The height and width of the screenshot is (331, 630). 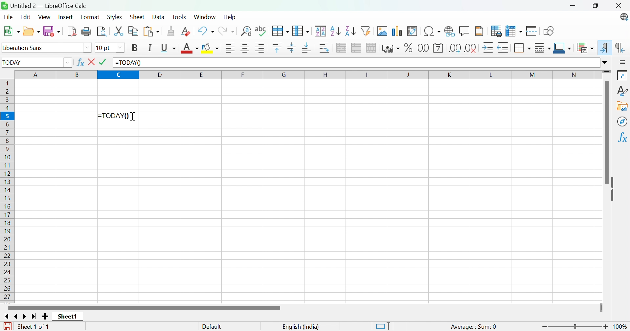 What do you see at coordinates (33, 327) in the screenshot?
I see `Sheet 1 of 1` at bounding box center [33, 327].